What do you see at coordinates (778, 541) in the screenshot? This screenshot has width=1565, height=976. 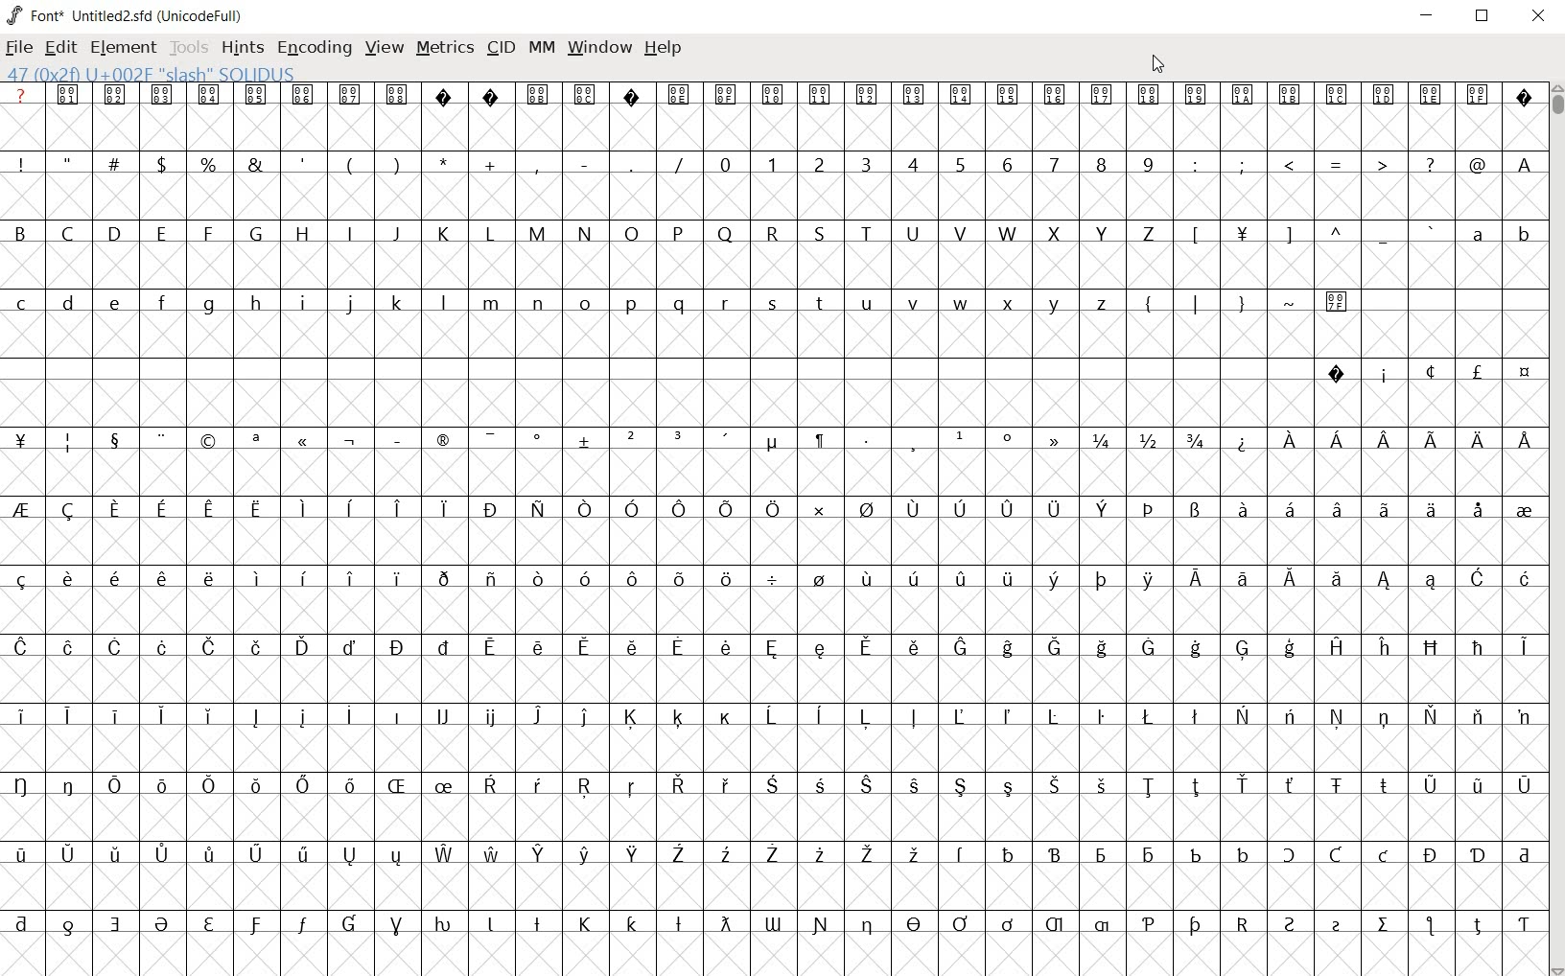 I see `empty cells` at bounding box center [778, 541].